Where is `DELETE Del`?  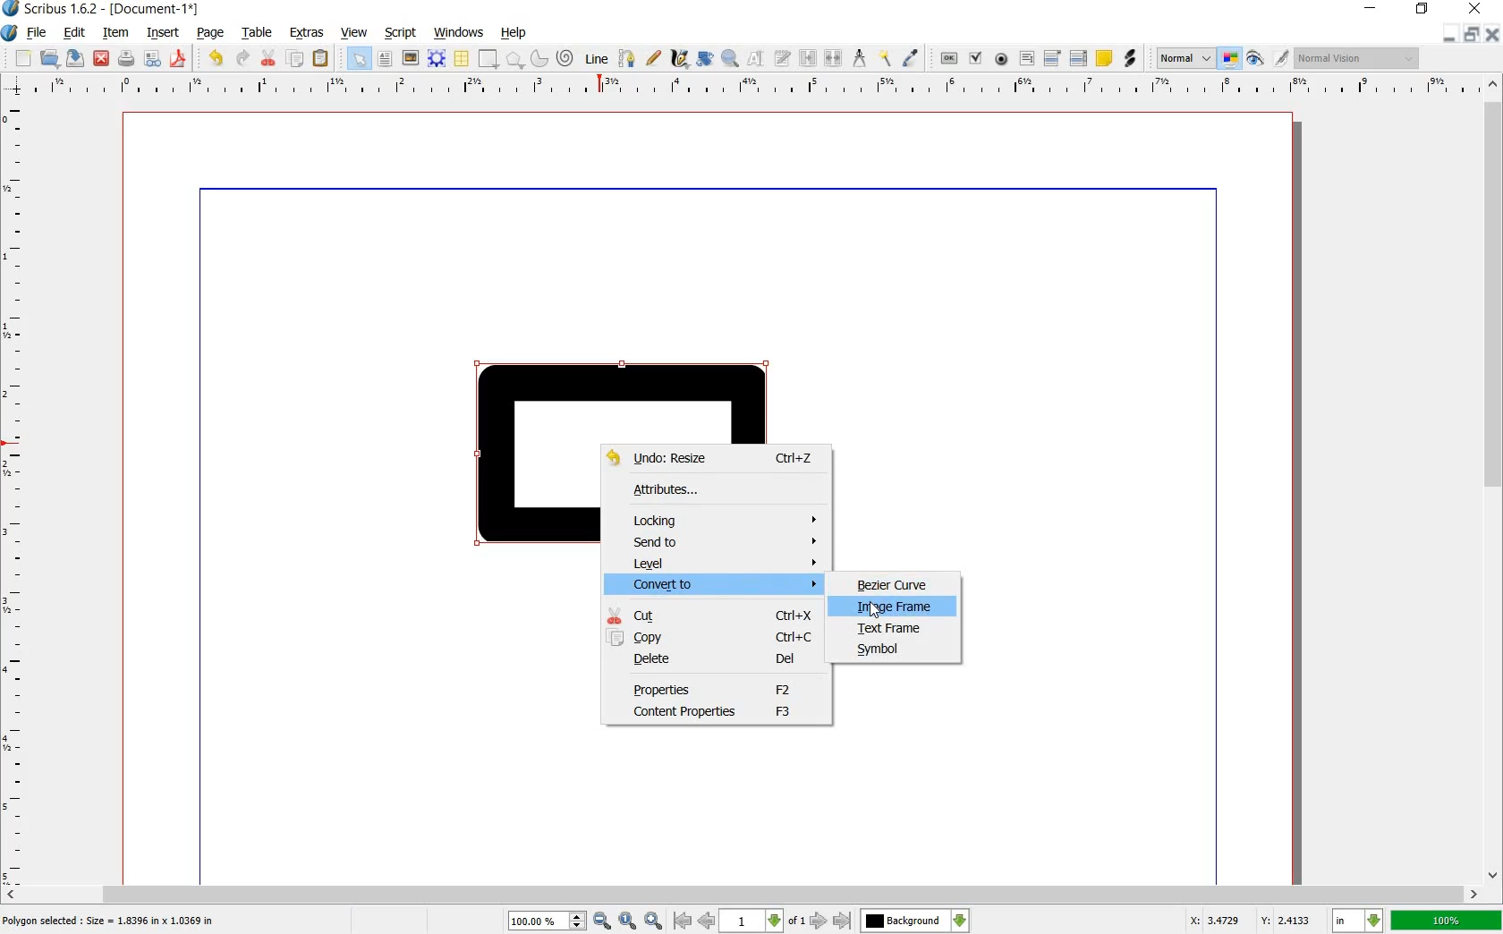 DELETE Del is located at coordinates (718, 662).